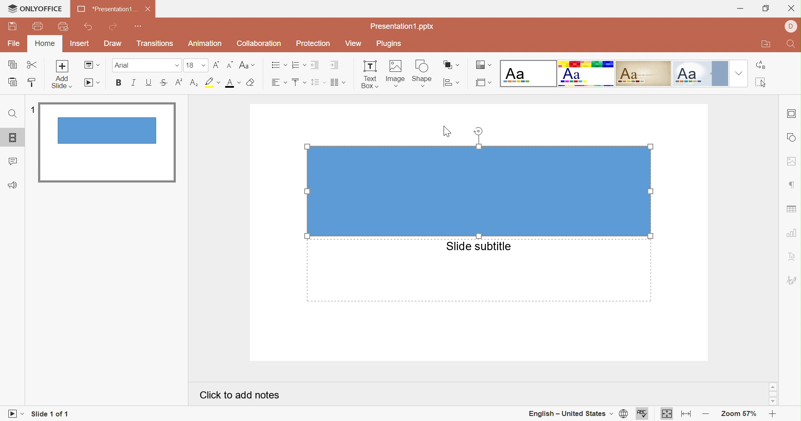 The image size is (801, 421). What do you see at coordinates (762, 64) in the screenshot?
I see `Replace` at bounding box center [762, 64].